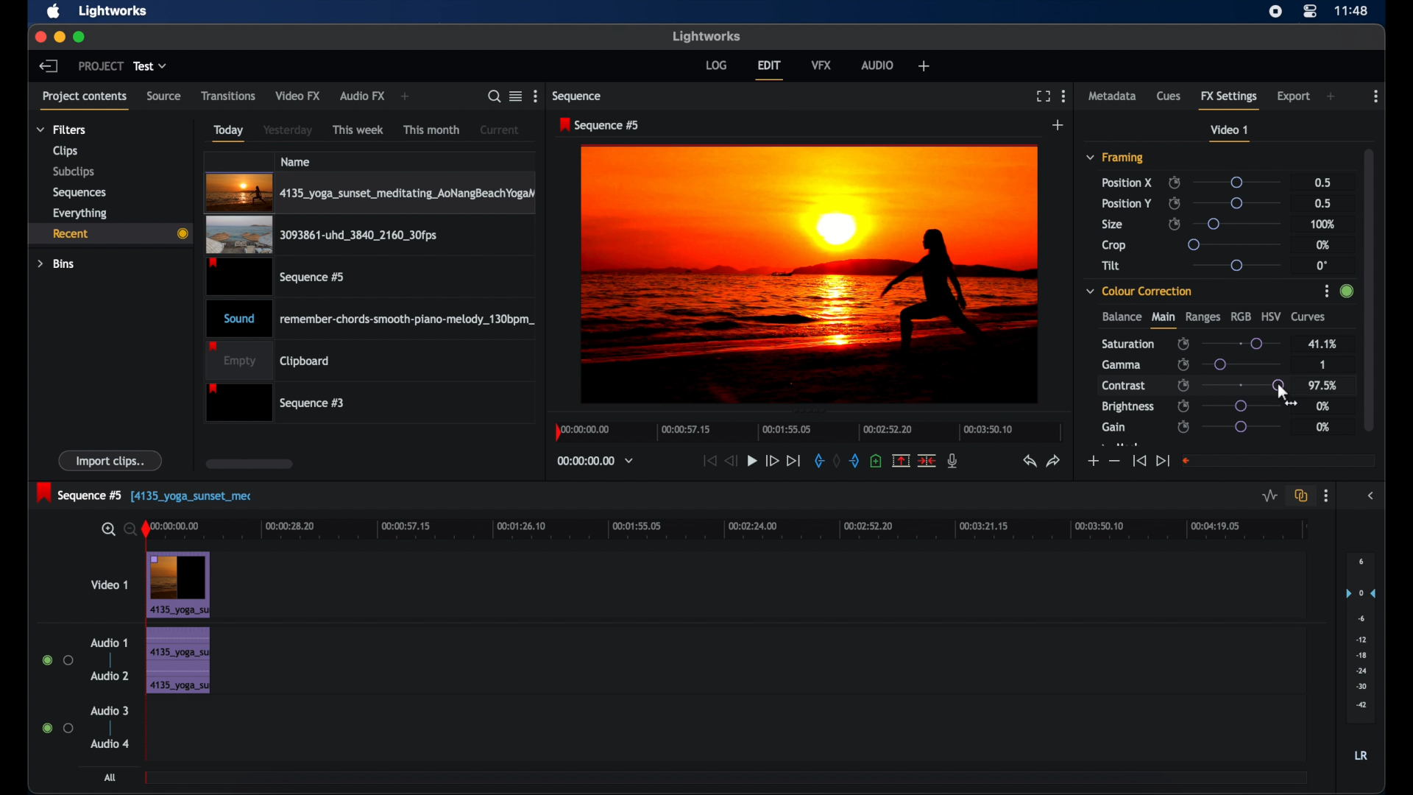 The image size is (1413, 795). Describe the element at coordinates (771, 461) in the screenshot. I see `fast forward` at that location.